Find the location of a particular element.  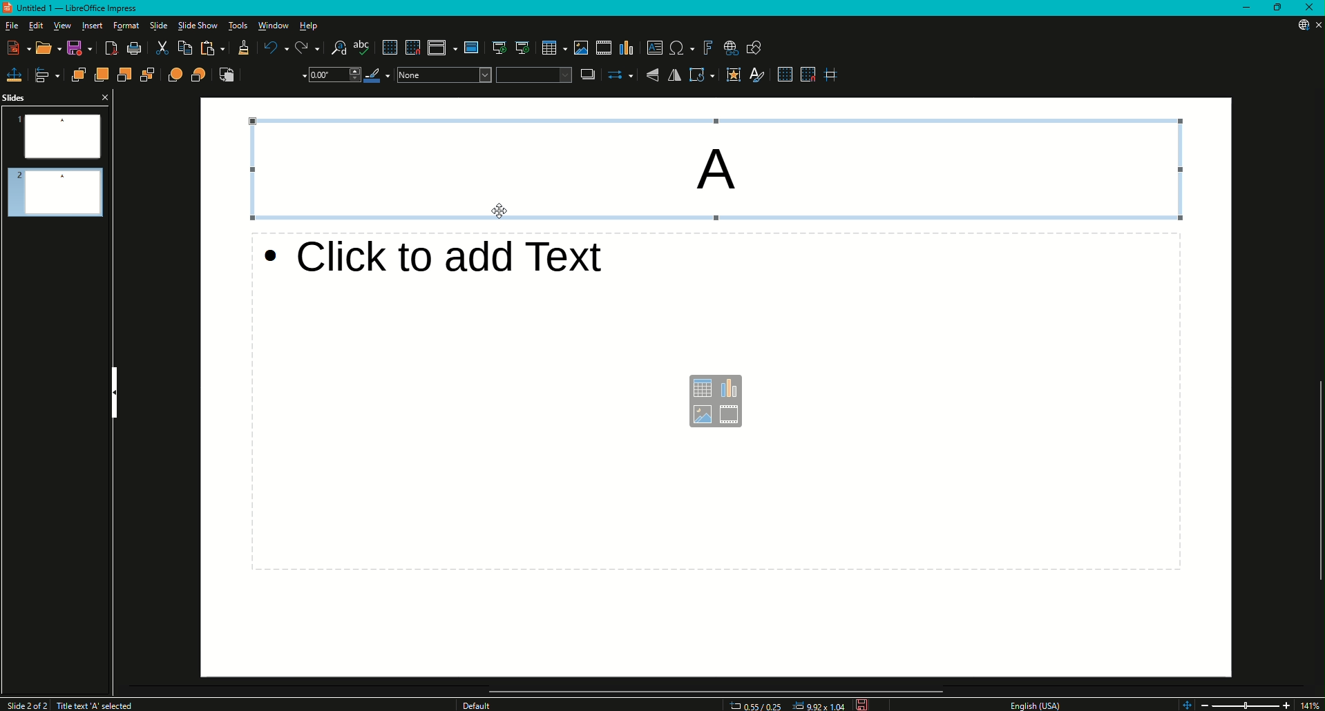

Drop Down is located at coordinates (332, 78).